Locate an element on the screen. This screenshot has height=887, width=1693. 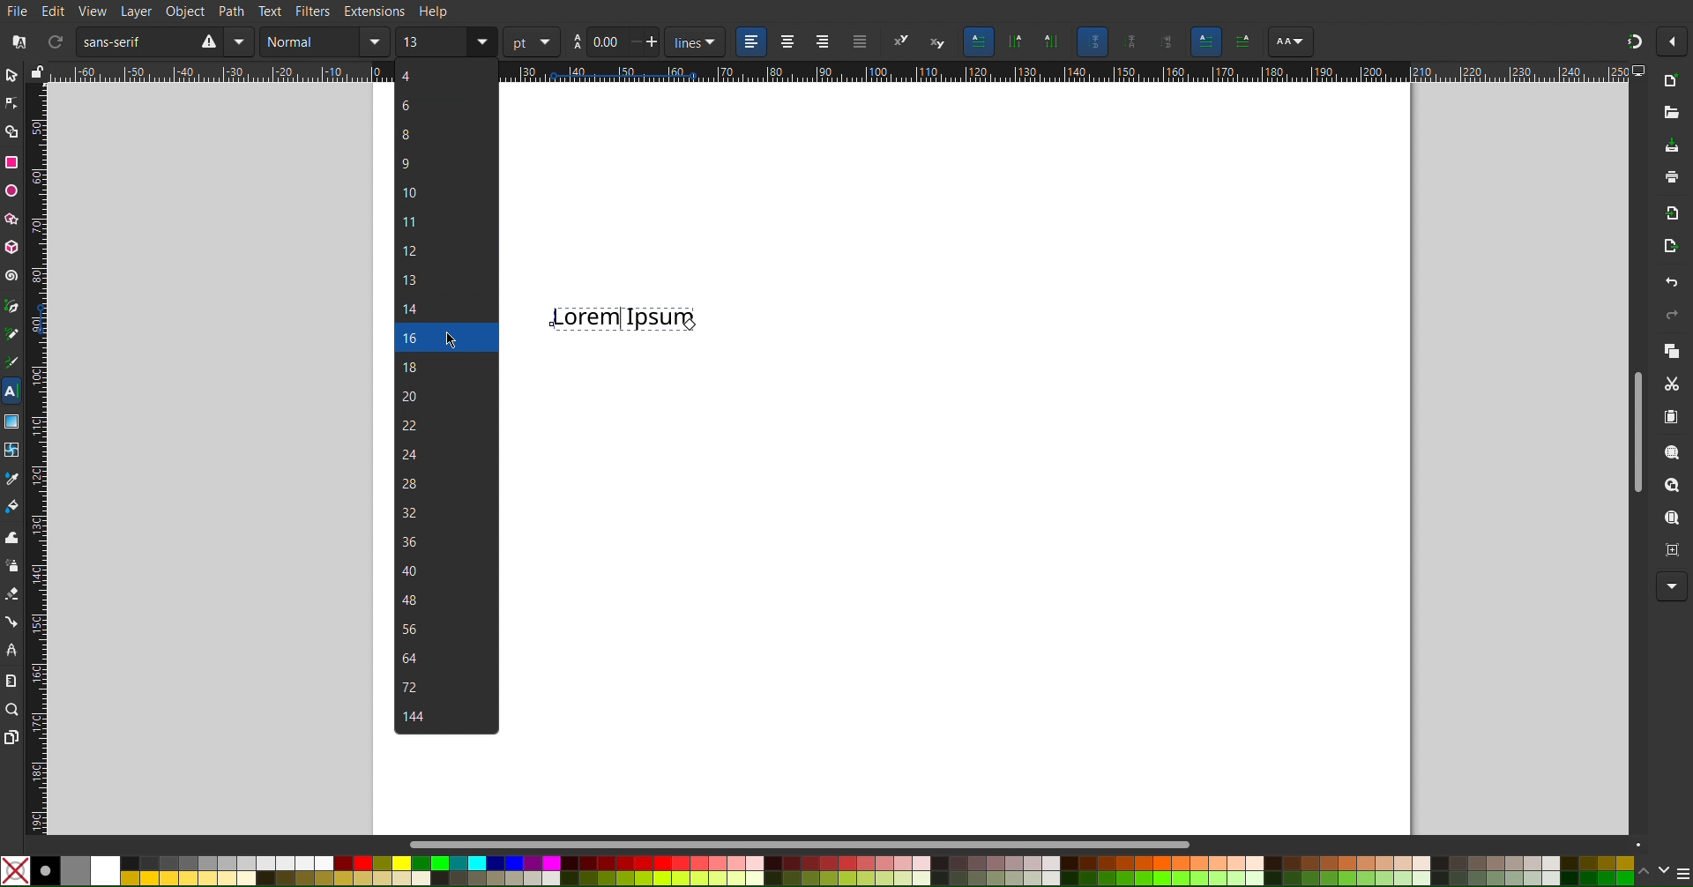
Zoom Tool is located at coordinates (11, 709).